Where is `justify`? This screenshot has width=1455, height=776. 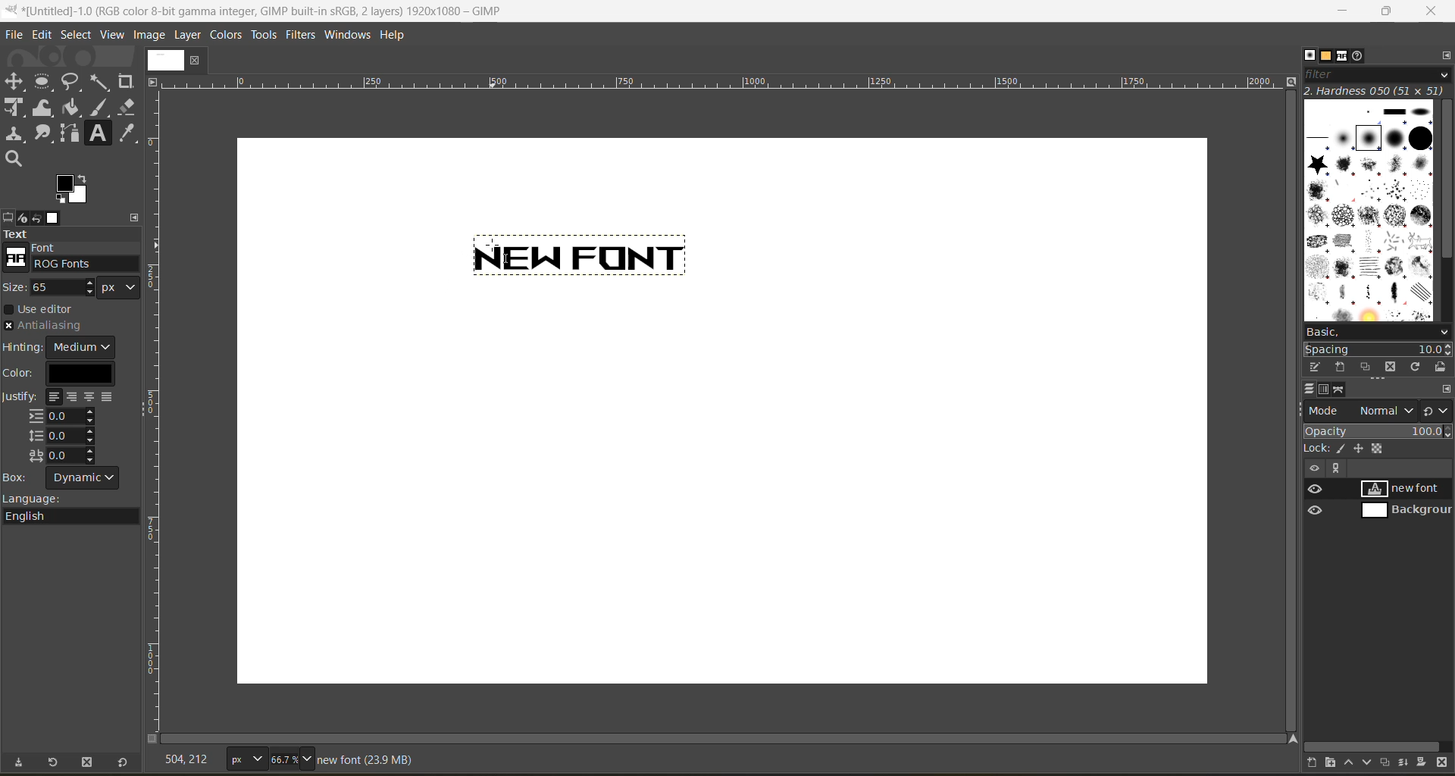
justify is located at coordinates (63, 428).